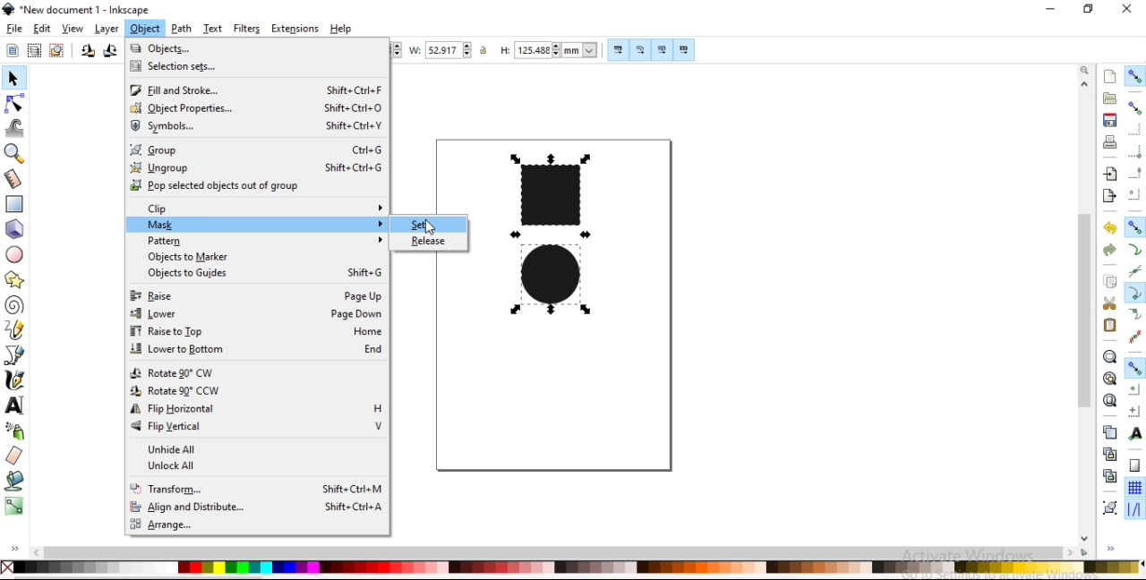 Image resolution: width=1146 pixels, height=580 pixels. I want to click on objects, so click(246, 48).